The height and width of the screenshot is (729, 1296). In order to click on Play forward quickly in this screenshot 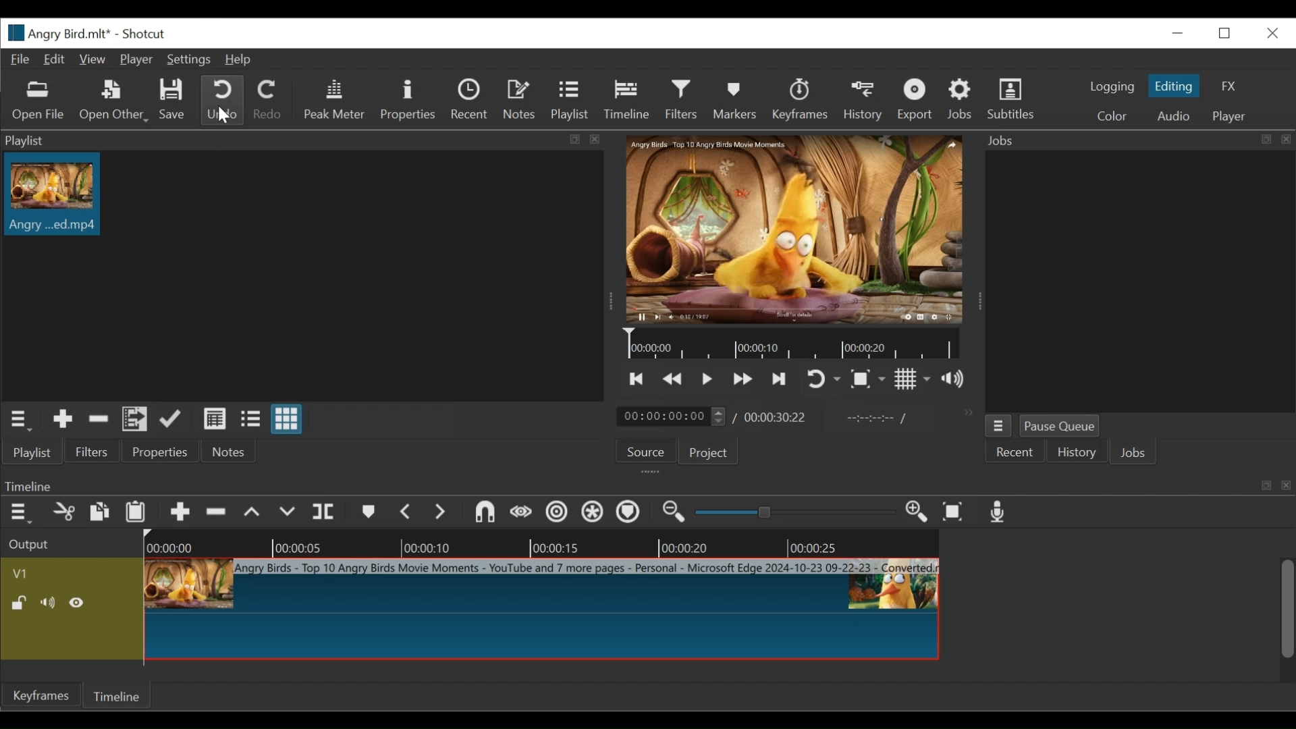, I will do `click(742, 379)`.